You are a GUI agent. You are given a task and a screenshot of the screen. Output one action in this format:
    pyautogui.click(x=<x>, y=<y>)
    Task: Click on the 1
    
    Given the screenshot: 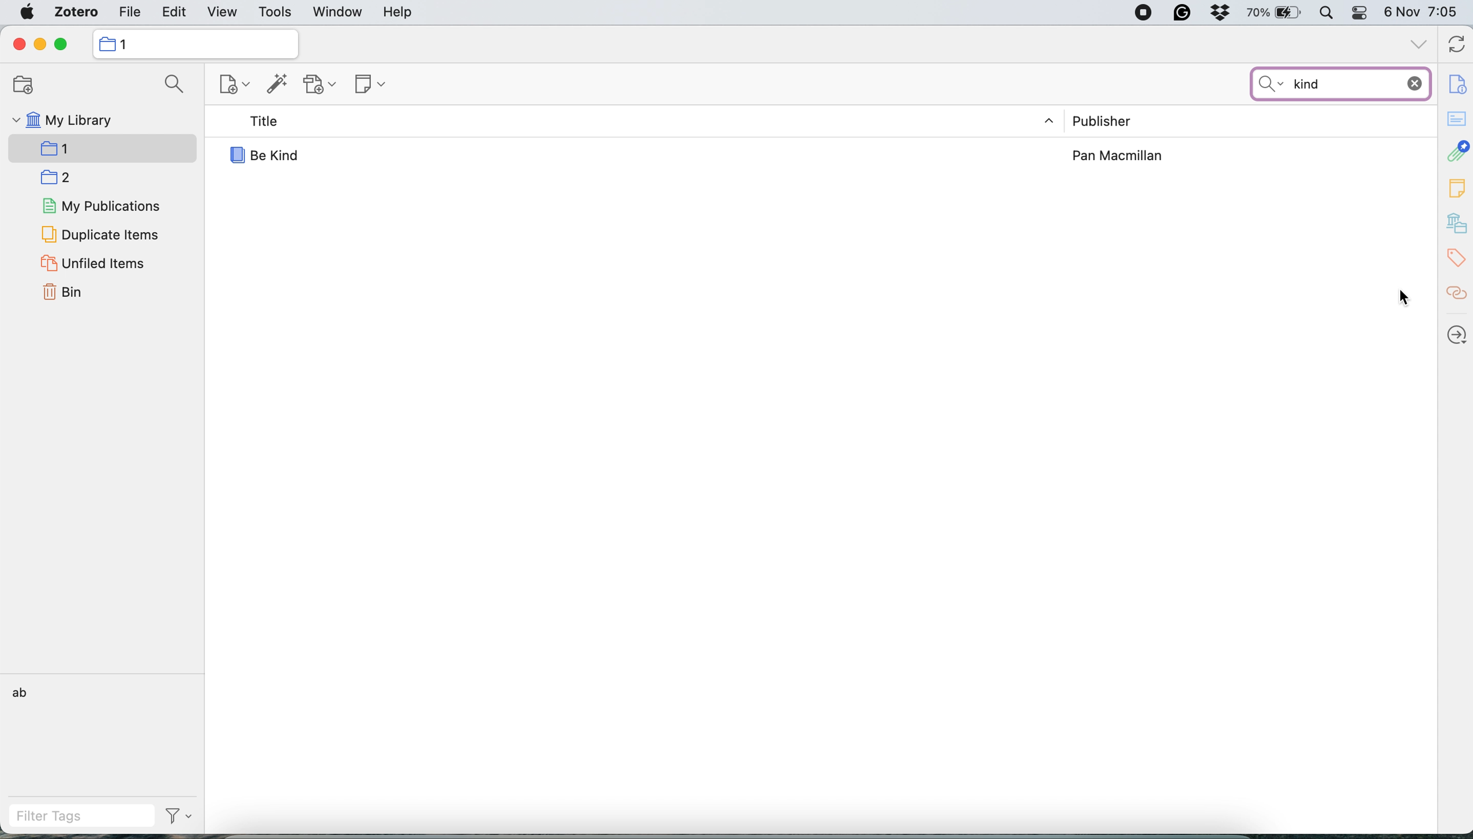 What is the action you would take?
    pyautogui.click(x=128, y=45)
    